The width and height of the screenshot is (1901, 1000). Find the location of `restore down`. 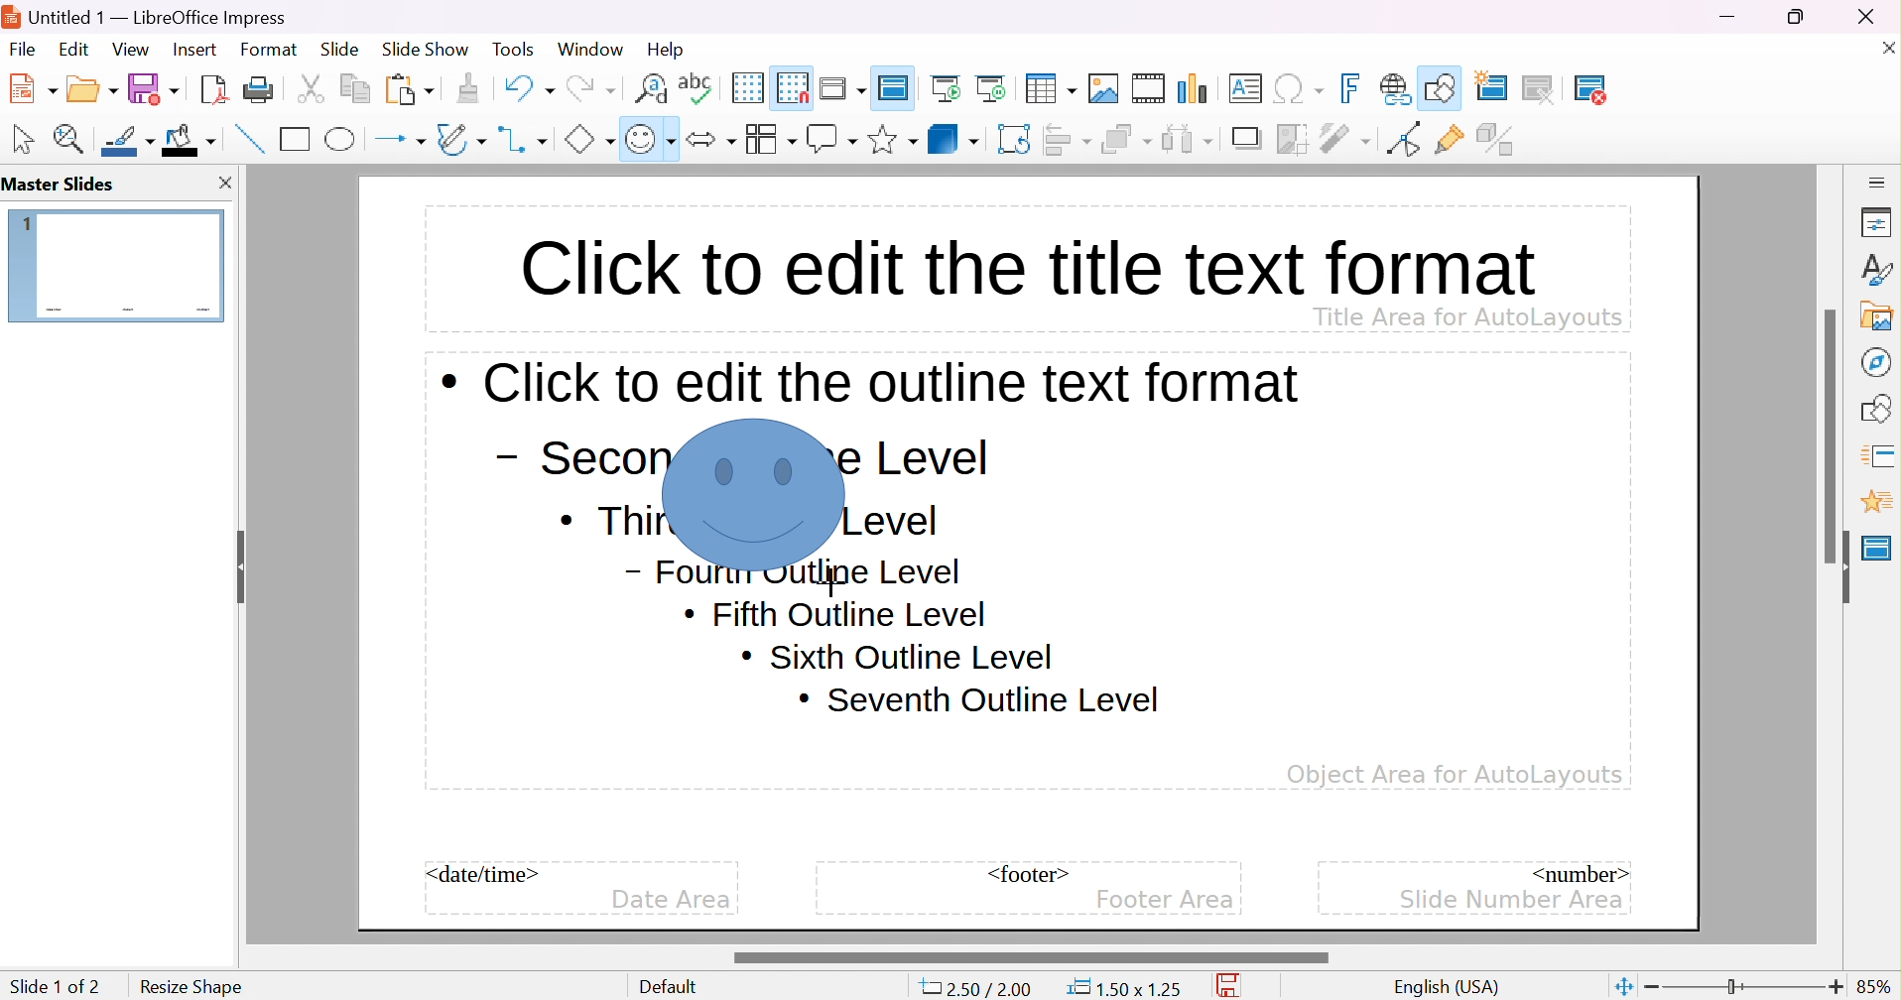

restore down is located at coordinates (1797, 16).